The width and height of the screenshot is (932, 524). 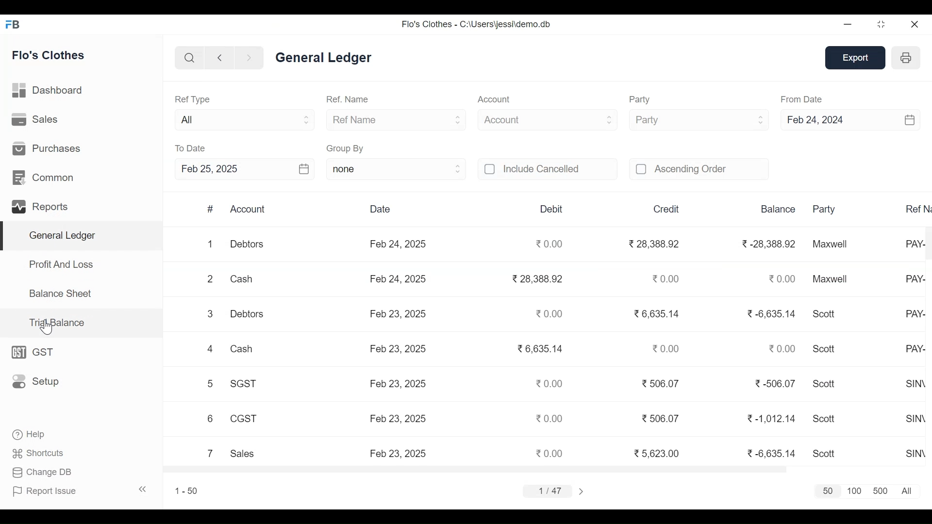 I want to click on Print, so click(x=906, y=58).